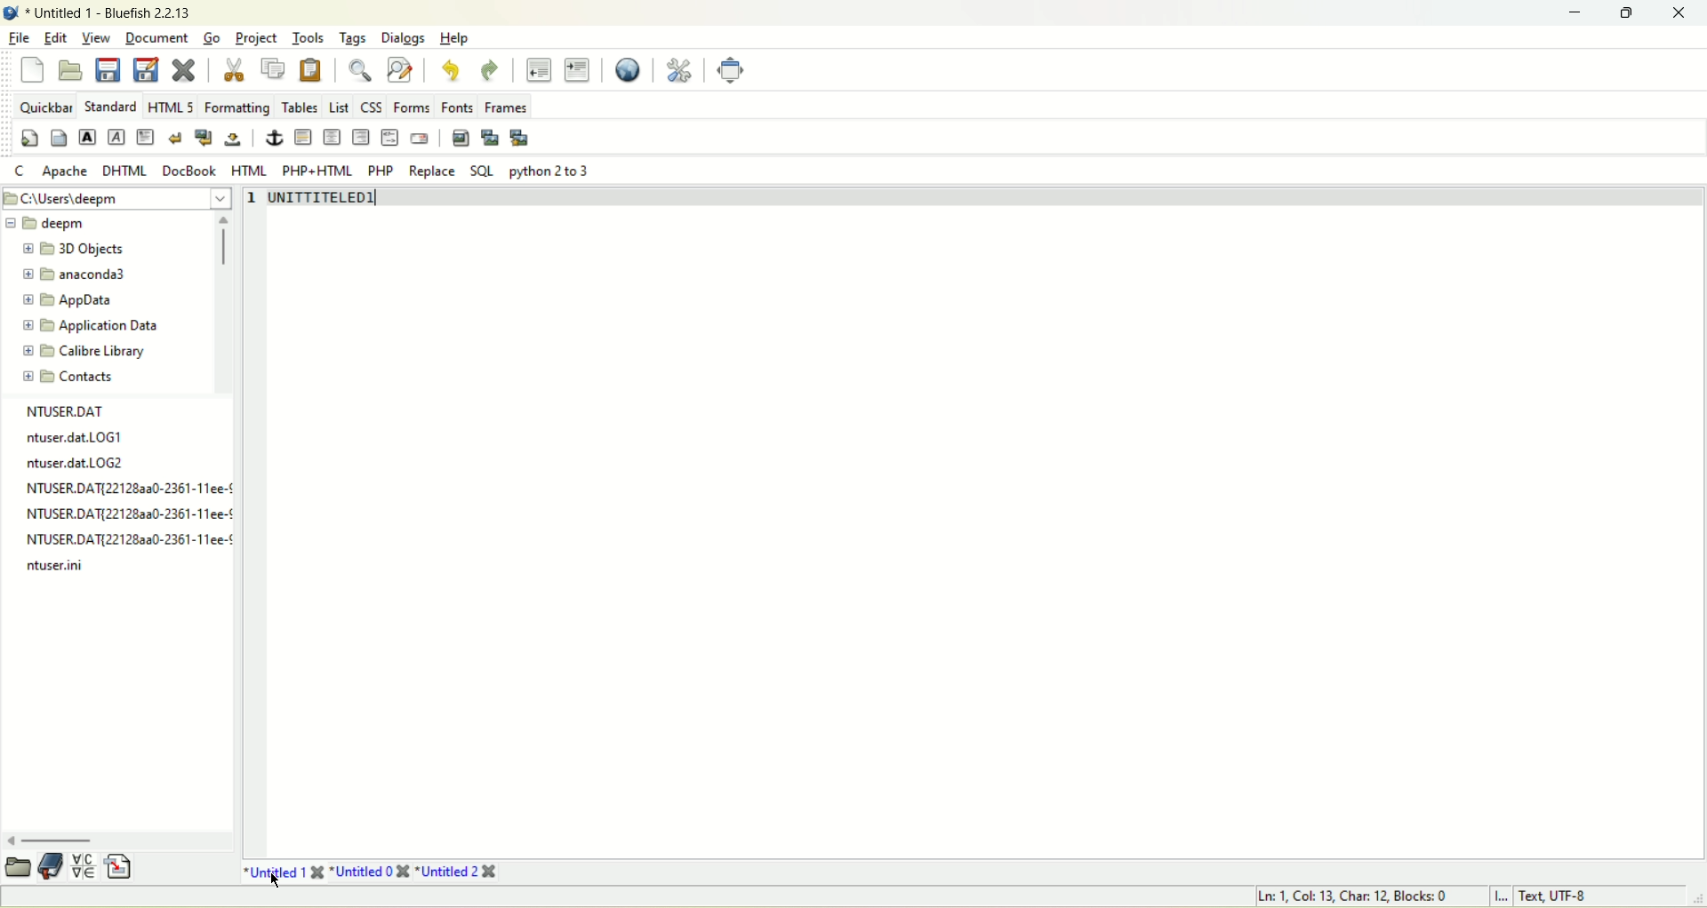  Describe the element at coordinates (142, 136) in the screenshot. I see `paragraph ` at that location.